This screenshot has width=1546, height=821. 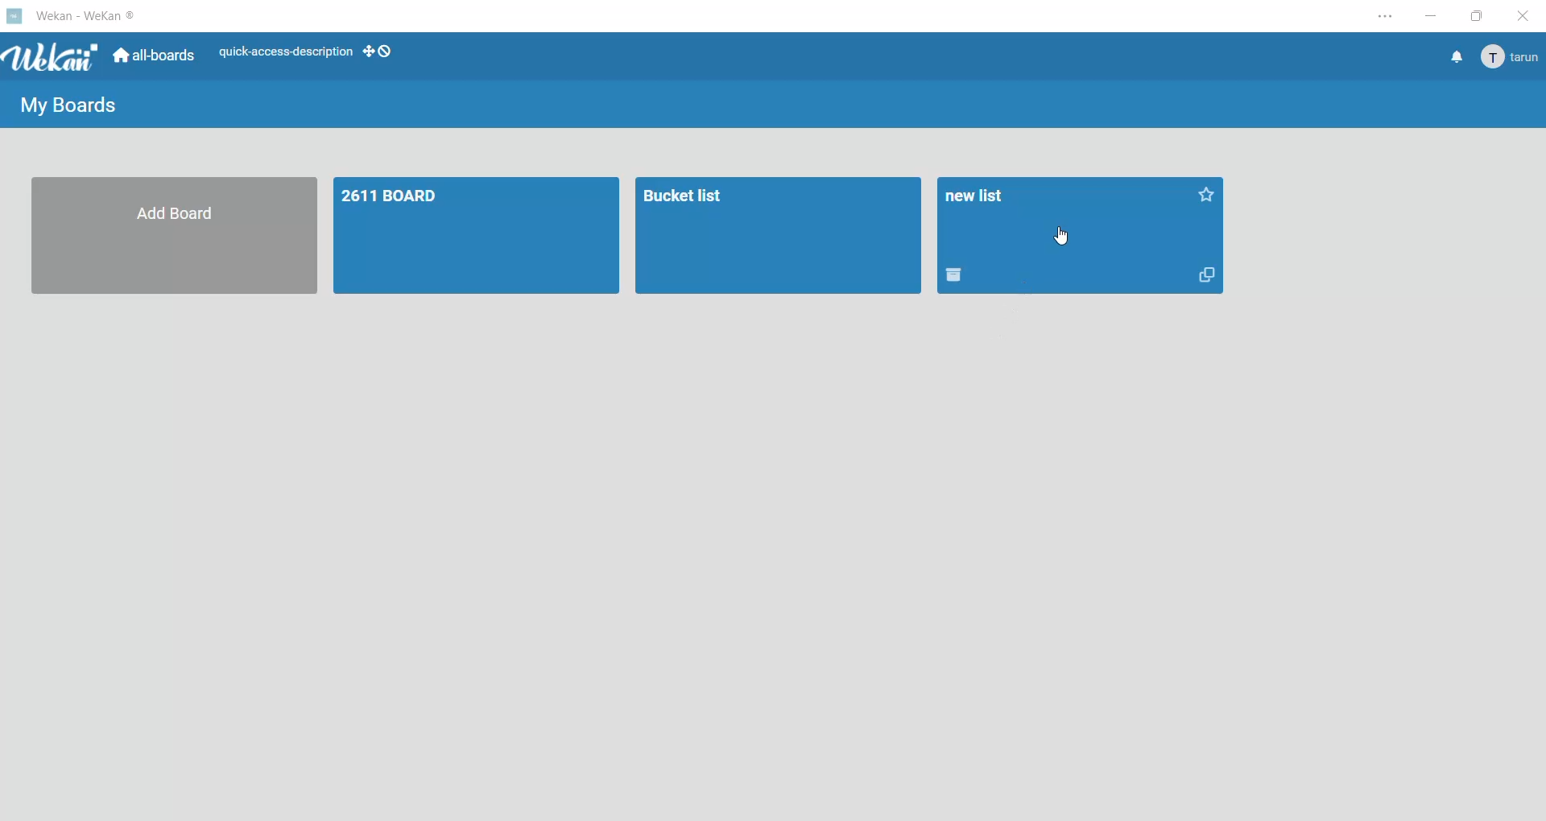 I want to click on board 2, so click(x=778, y=237).